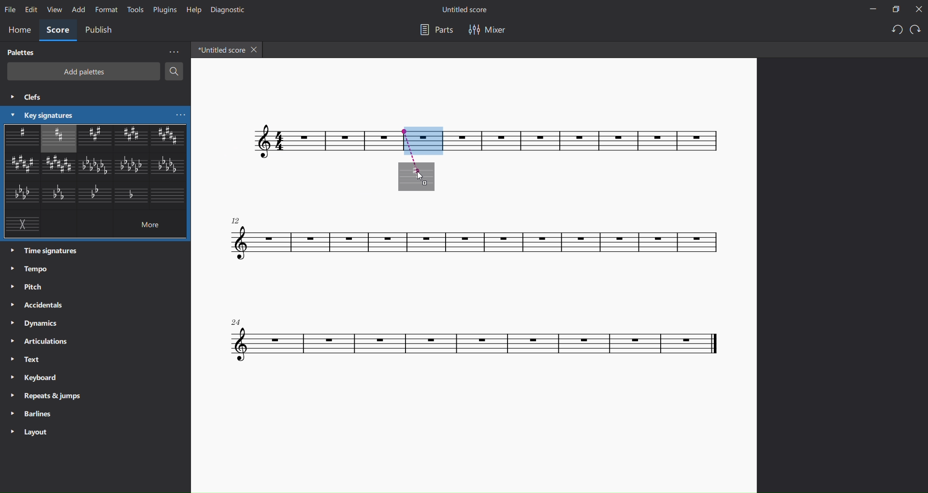 The width and height of the screenshot is (928, 493). Describe the element at coordinates (872, 8) in the screenshot. I see `minimize` at that location.